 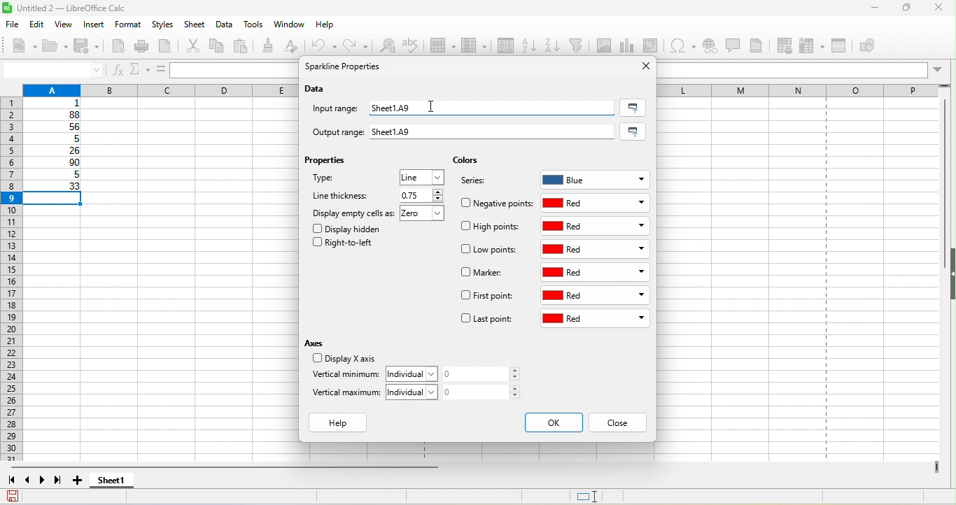 What do you see at coordinates (597, 250) in the screenshot?
I see `red` at bounding box center [597, 250].